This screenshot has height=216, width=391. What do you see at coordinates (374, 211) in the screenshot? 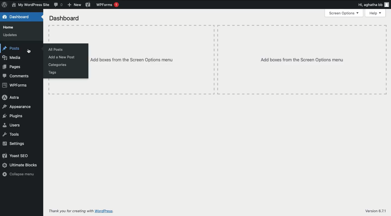
I see `Version 6.7.1` at bounding box center [374, 211].